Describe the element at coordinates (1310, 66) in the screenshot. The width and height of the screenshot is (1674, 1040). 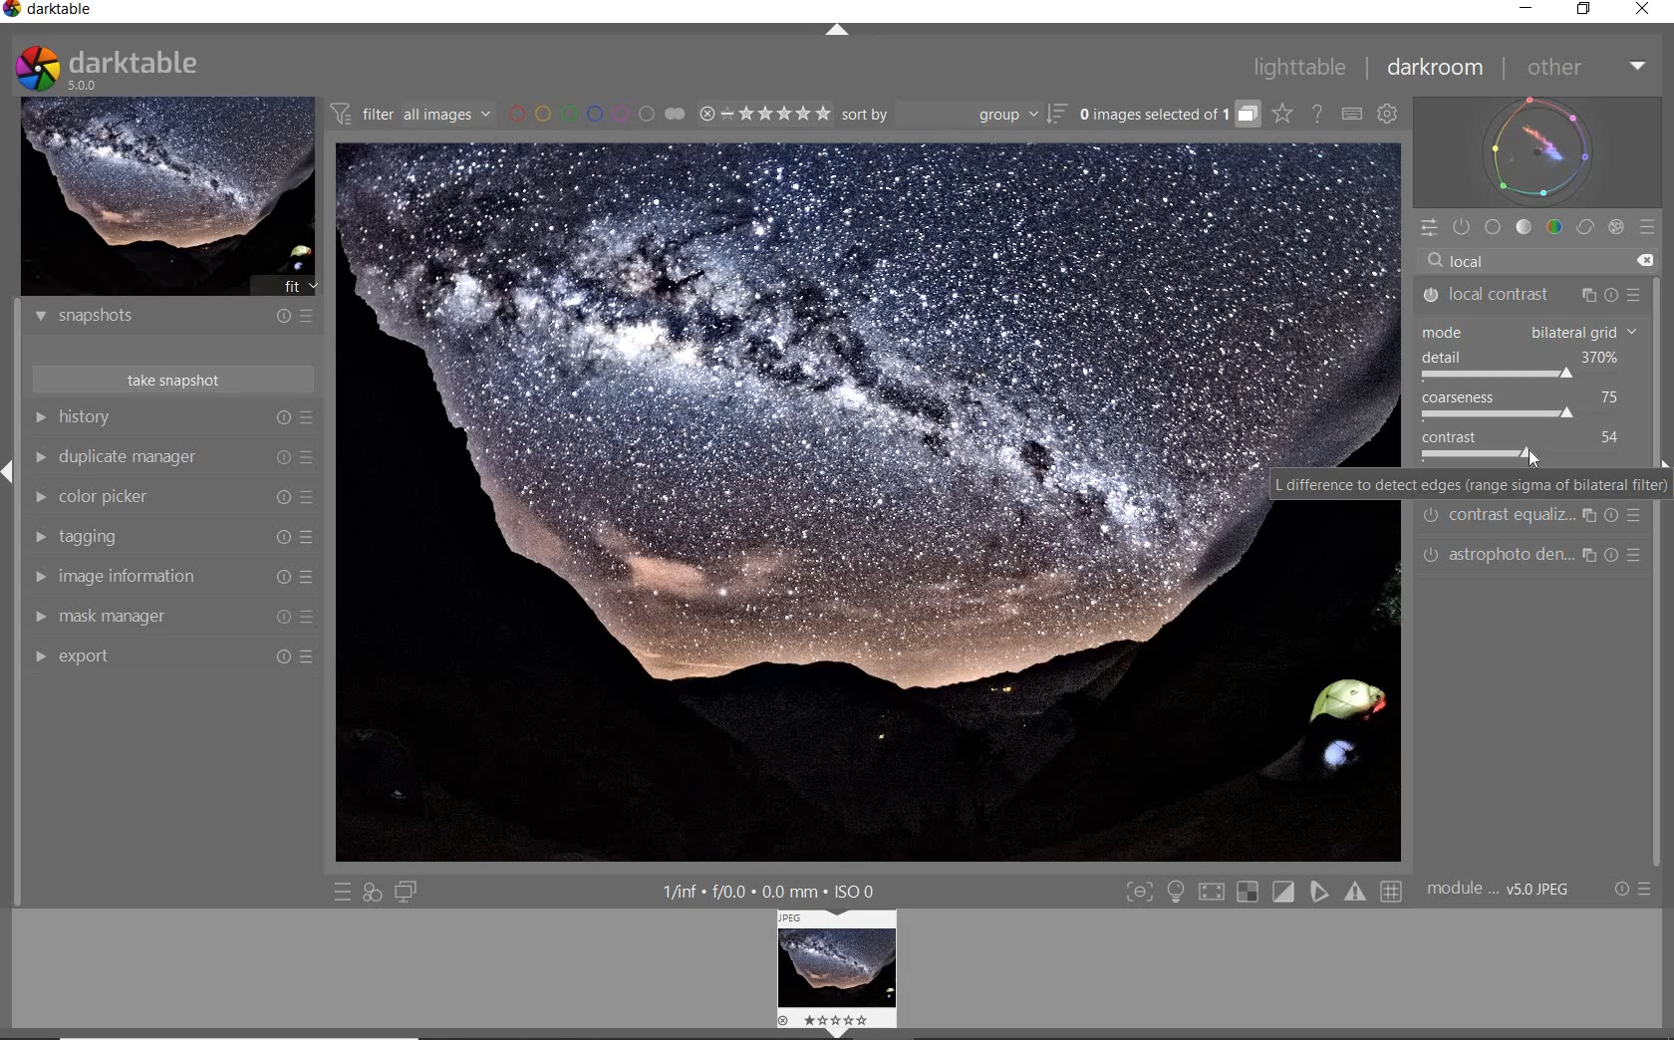
I see `LIGHTTABLE` at that location.